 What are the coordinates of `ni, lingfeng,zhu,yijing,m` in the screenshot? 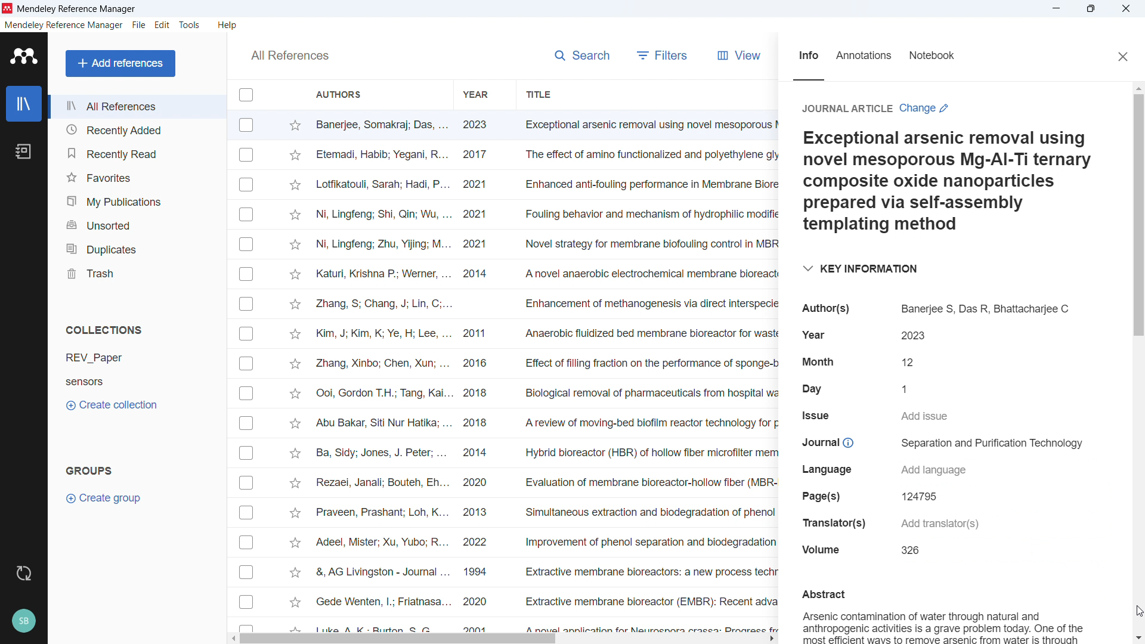 It's located at (383, 246).